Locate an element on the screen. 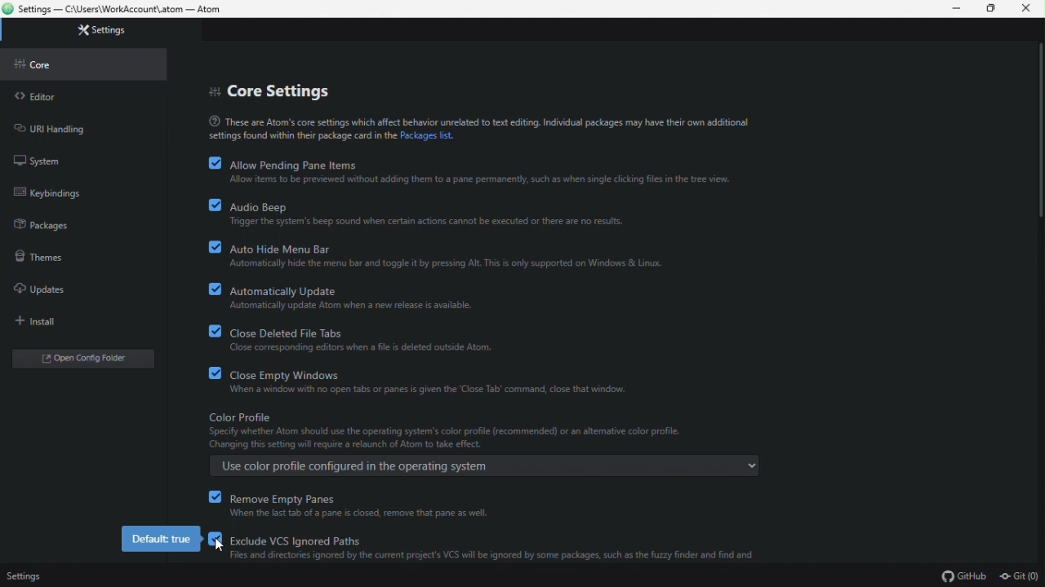 This screenshot has height=587, width=1045. Auto hide menu bar is located at coordinates (489, 256).